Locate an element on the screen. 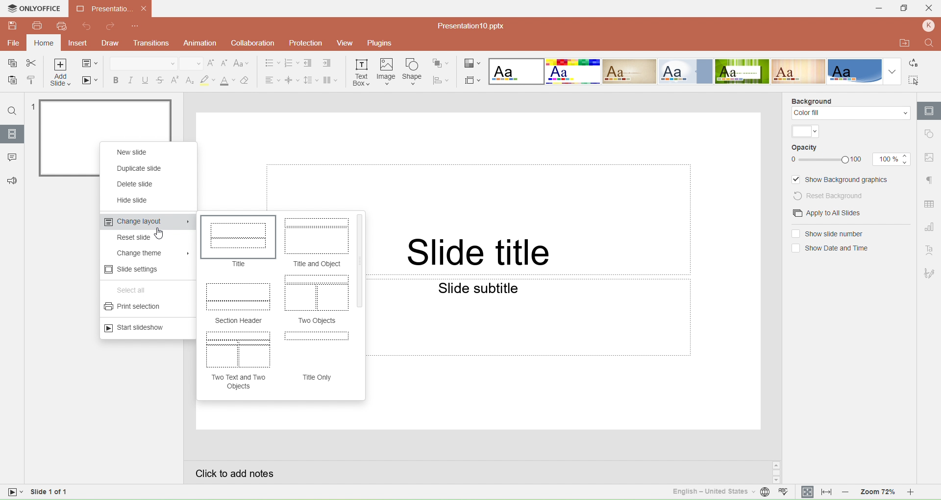  Select all is located at coordinates (915, 80).